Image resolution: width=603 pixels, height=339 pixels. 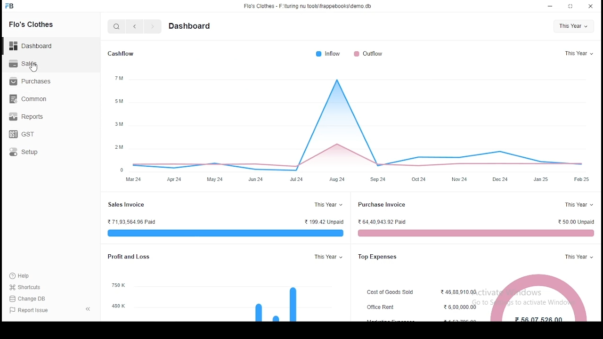 What do you see at coordinates (255, 179) in the screenshot?
I see `Jun 24` at bounding box center [255, 179].